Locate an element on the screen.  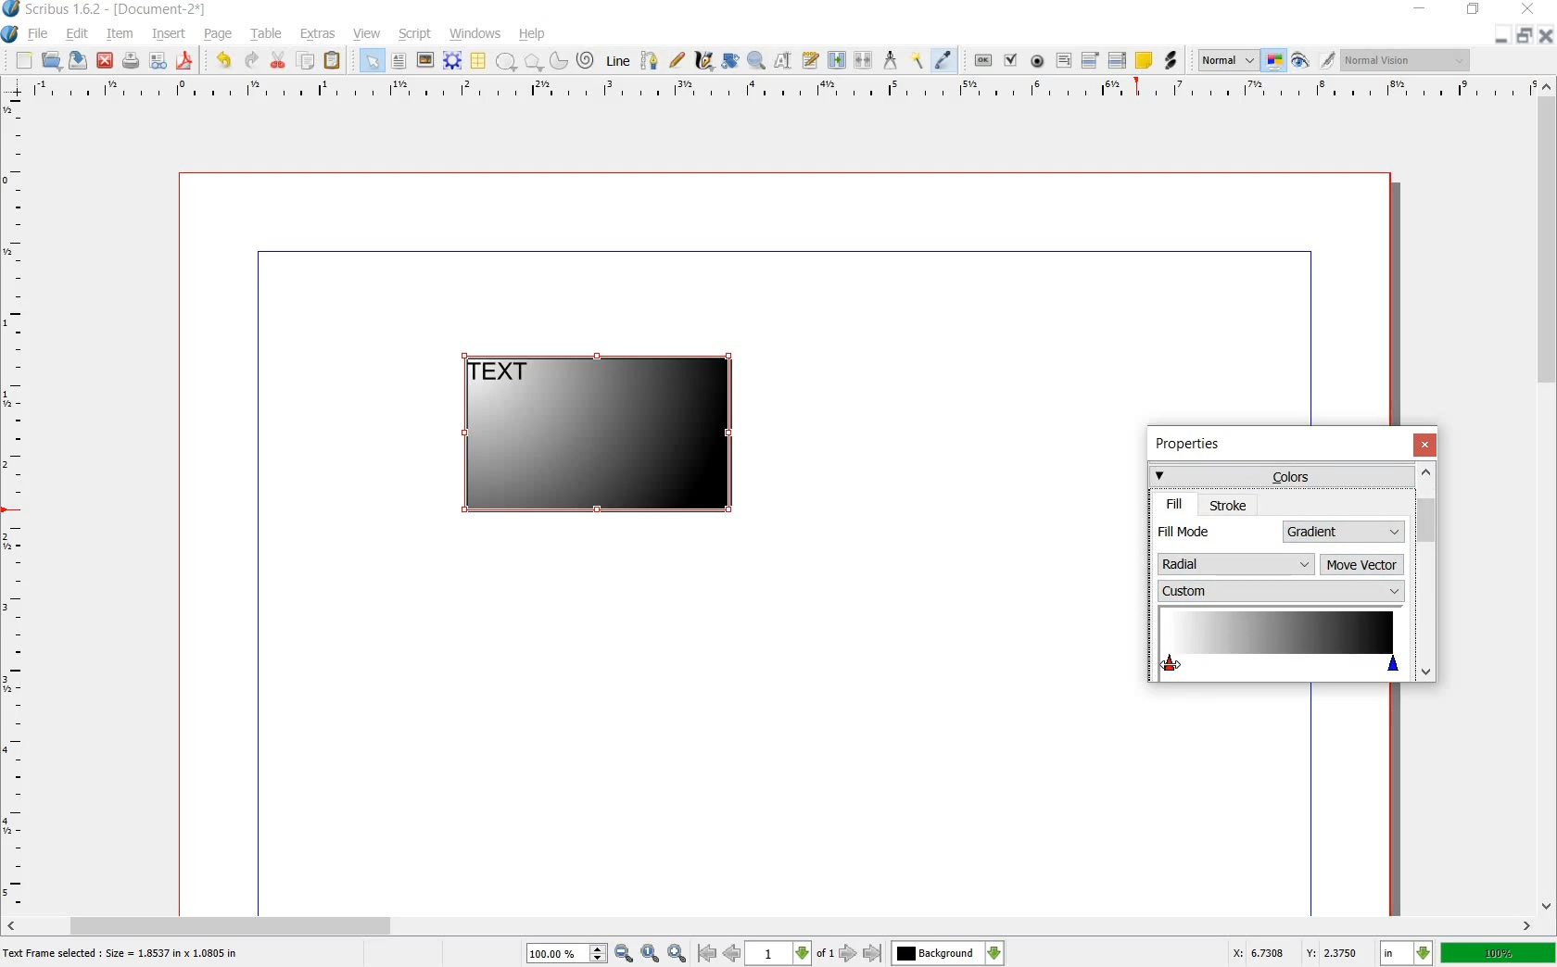
windows is located at coordinates (475, 34).